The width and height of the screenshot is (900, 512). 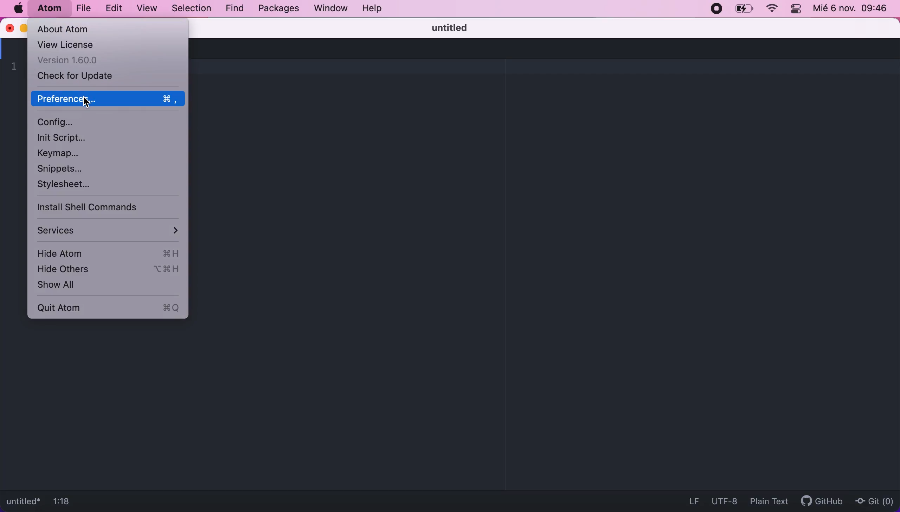 I want to click on 1:18, so click(x=68, y=501).